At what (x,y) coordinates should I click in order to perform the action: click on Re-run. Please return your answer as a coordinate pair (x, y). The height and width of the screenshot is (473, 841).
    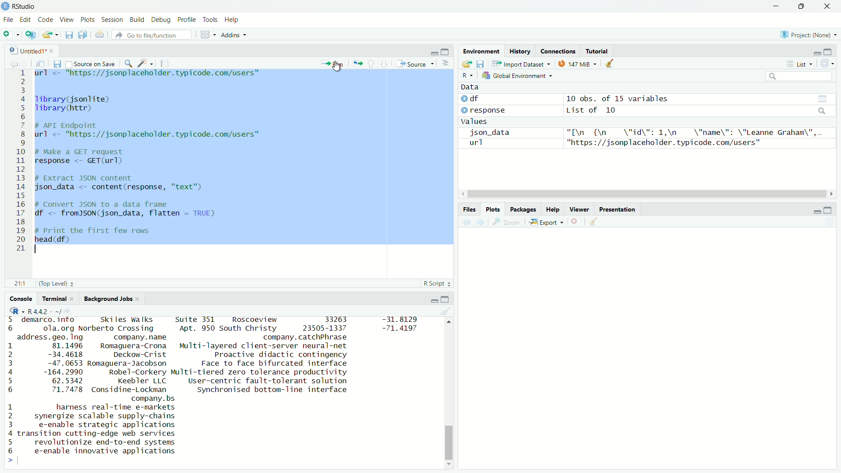
    Looking at the image, I should click on (356, 63).